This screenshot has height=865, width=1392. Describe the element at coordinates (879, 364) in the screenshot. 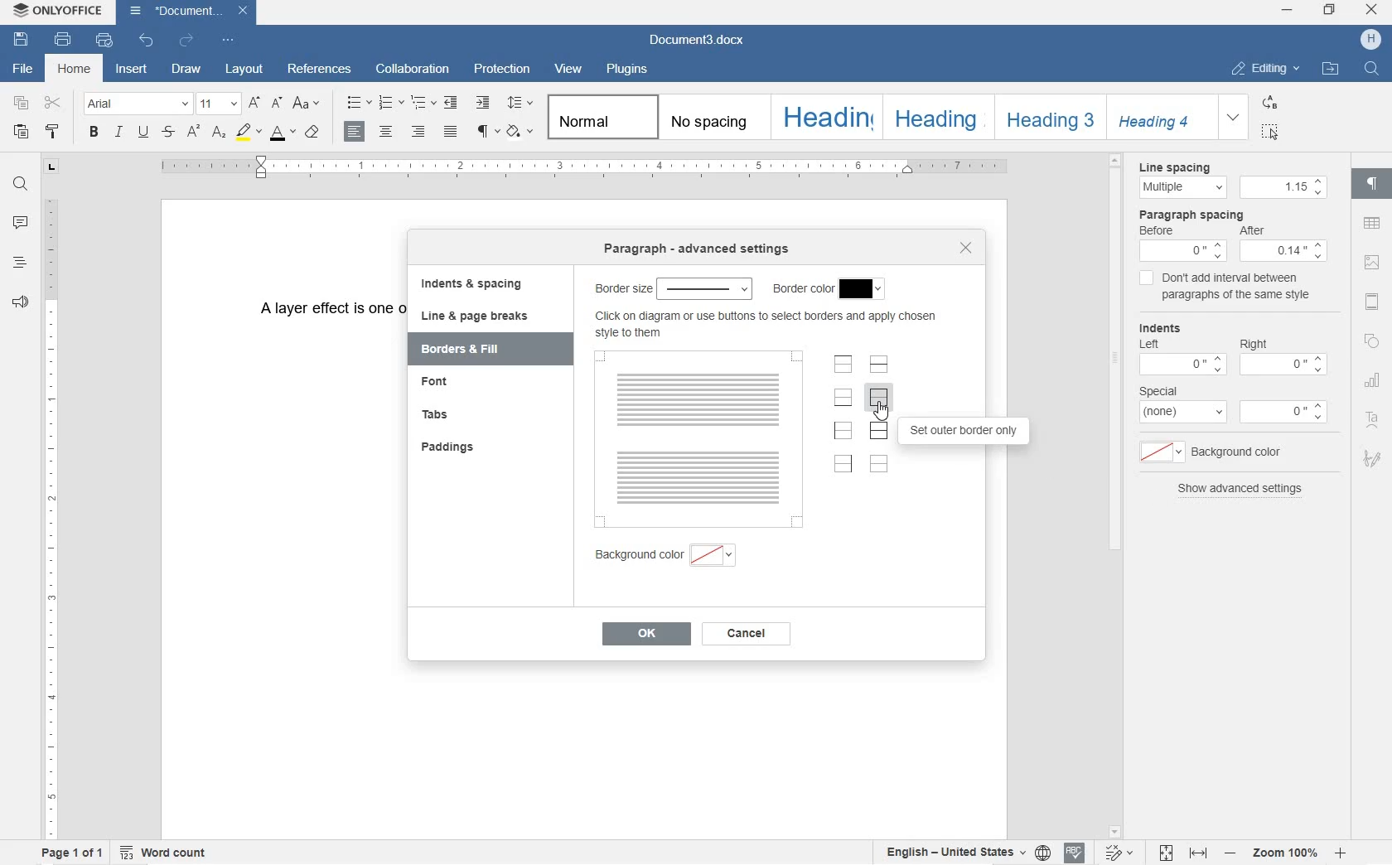

I see `set horizontal inner borders` at that location.